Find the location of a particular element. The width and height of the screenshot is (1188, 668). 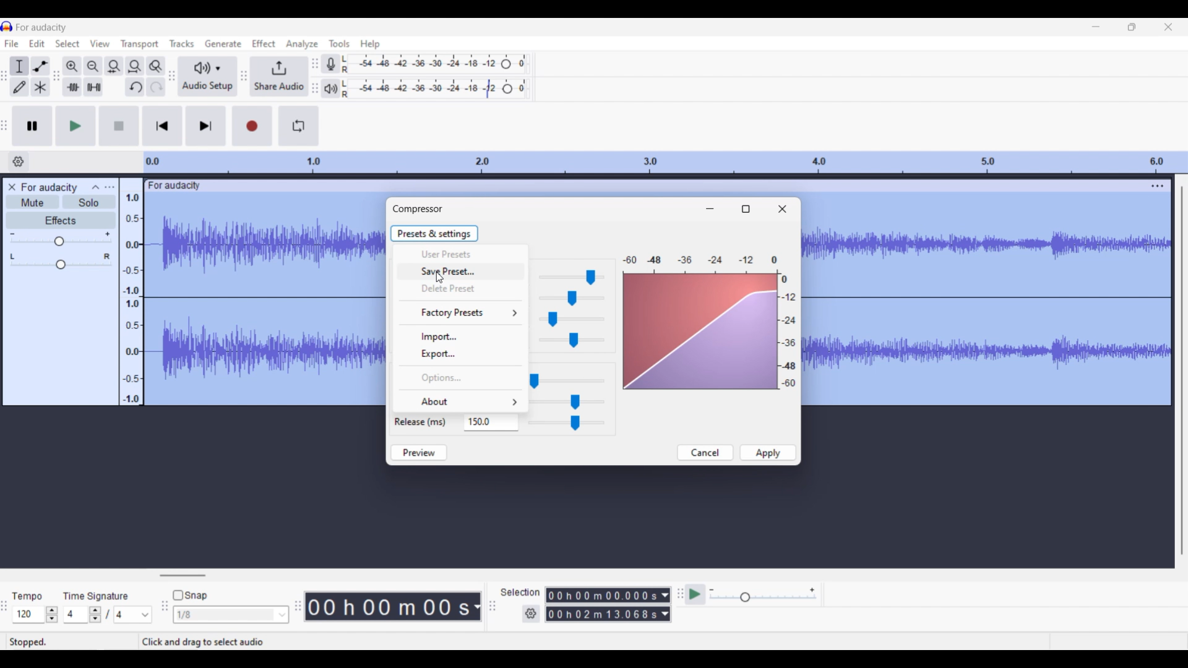

Current track is located at coordinates (265, 301).